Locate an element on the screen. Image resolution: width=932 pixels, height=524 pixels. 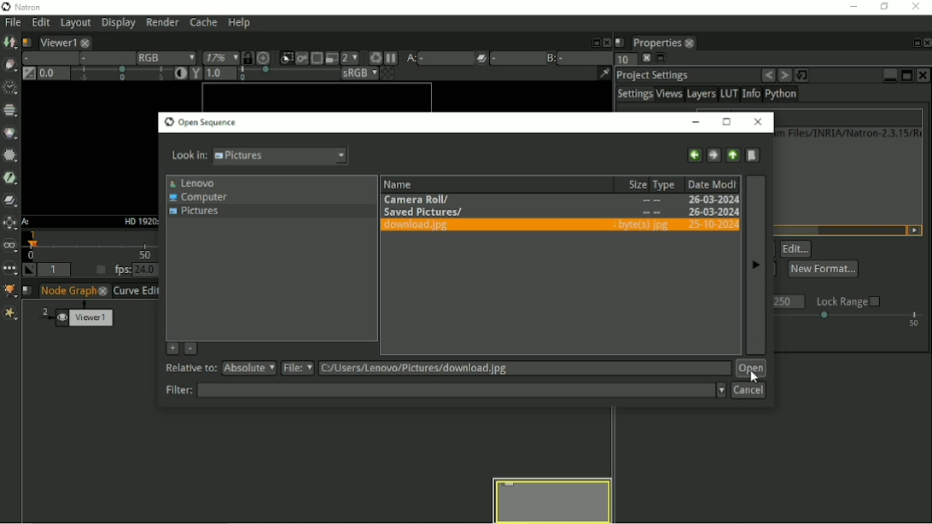
Open sequence is located at coordinates (201, 122).